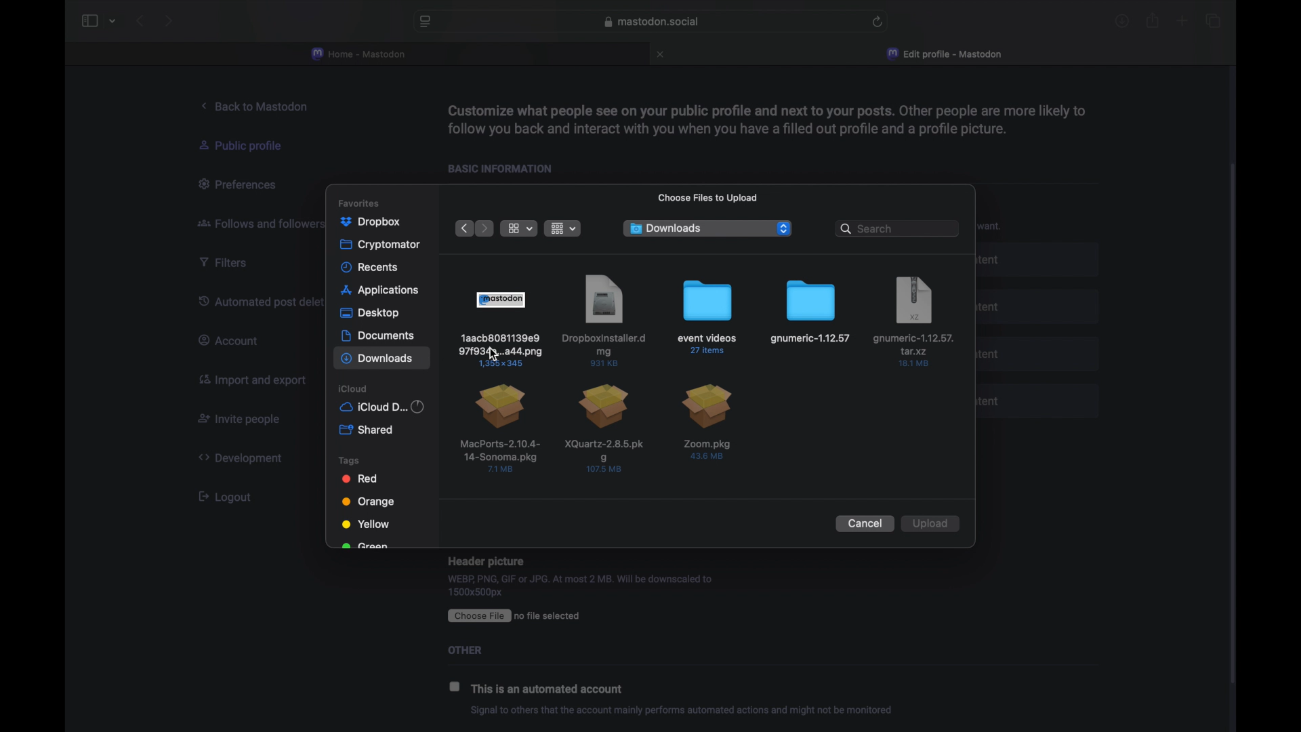 This screenshot has height=732, width=1301. I want to click on info, so click(765, 119).